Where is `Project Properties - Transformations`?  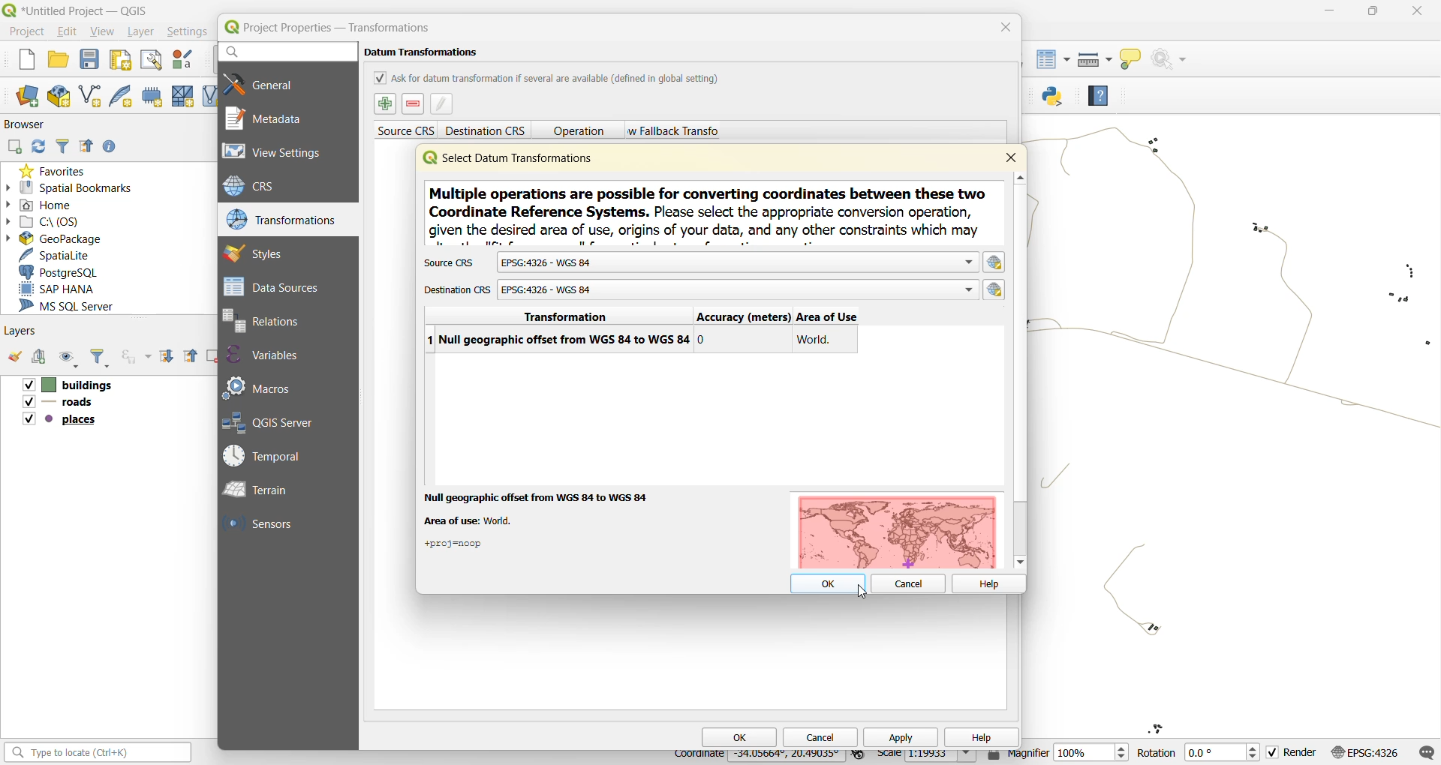 Project Properties - Transformations is located at coordinates (353, 27).